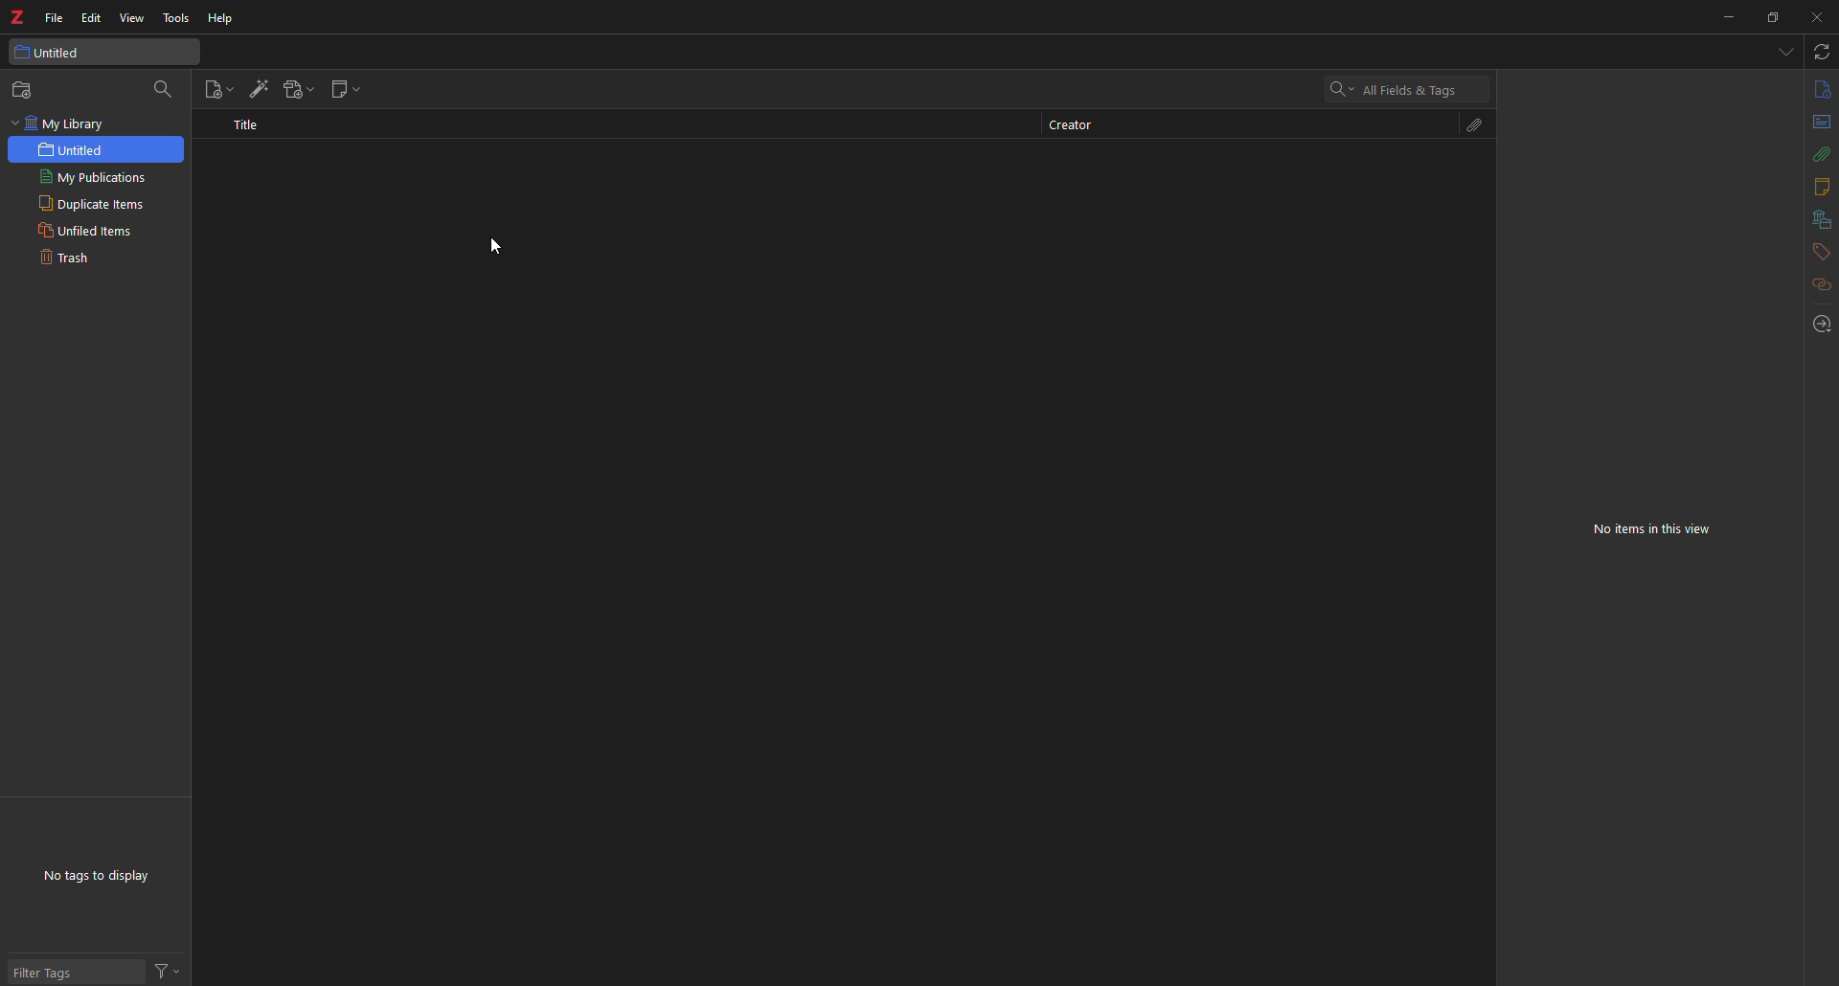 This screenshot has width=1839, height=986. What do you see at coordinates (255, 89) in the screenshot?
I see `add item` at bounding box center [255, 89].